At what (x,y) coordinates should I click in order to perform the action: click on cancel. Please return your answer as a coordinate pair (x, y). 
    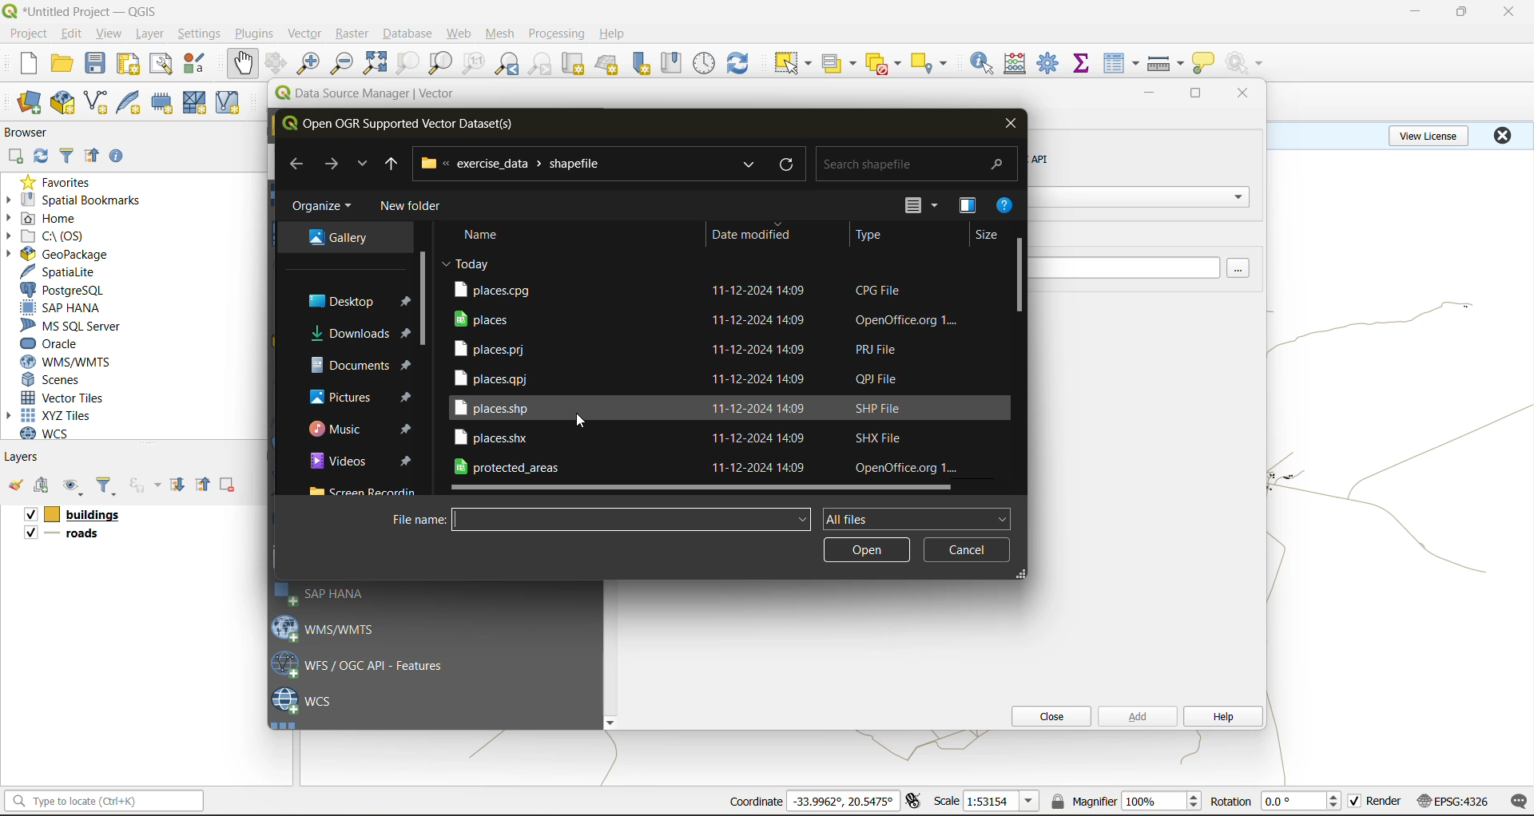
    Looking at the image, I should click on (966, 549).